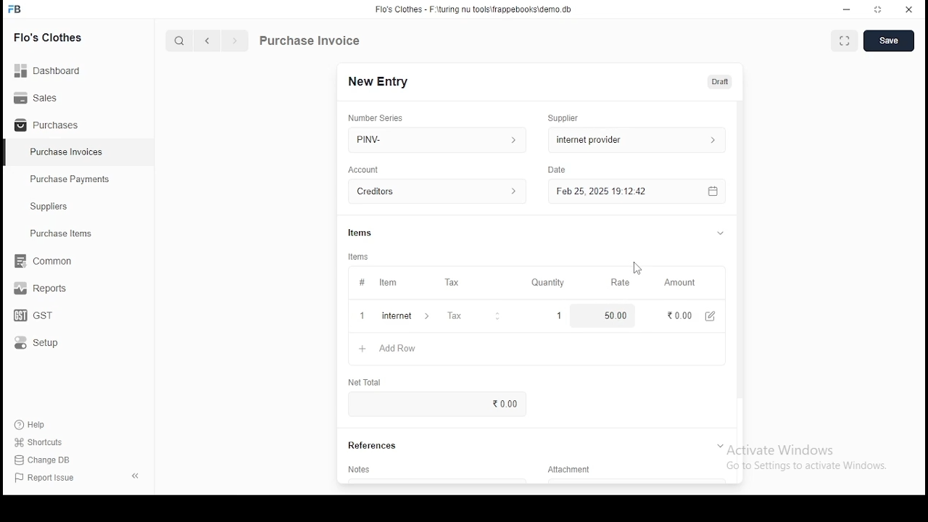 Image resolution: width=928 pixels, height=522 pixels. I want to click on next, so click(235, 42).